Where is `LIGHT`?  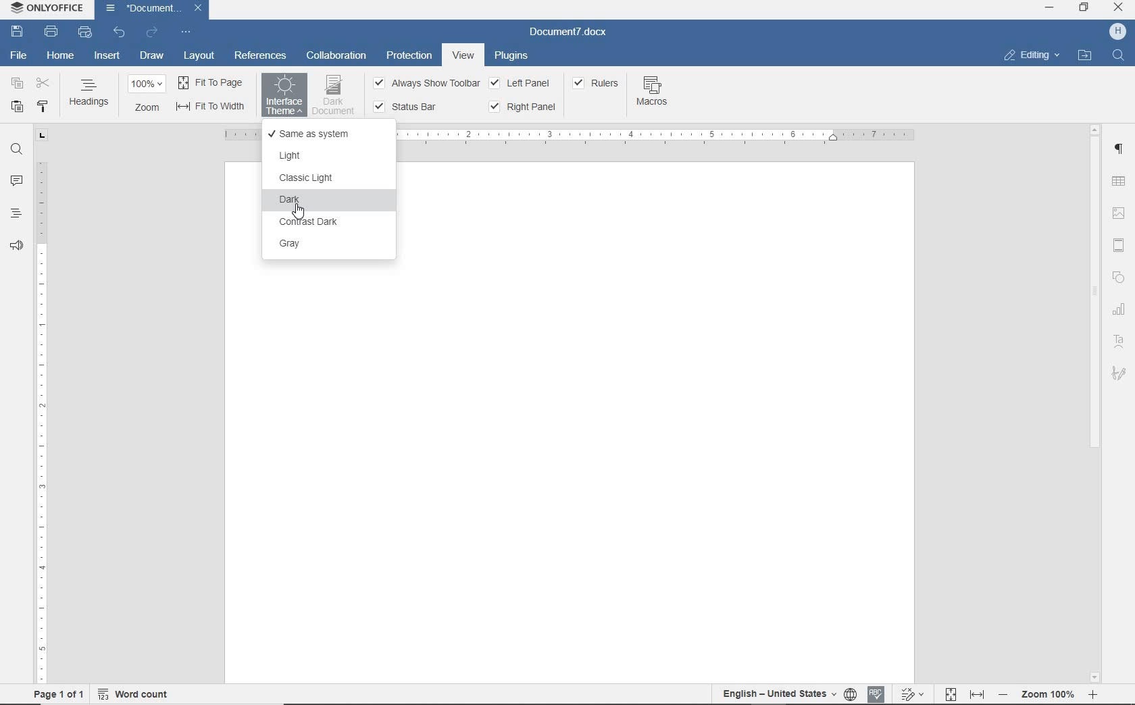
LIGHT is located at coordinates (329, 157).